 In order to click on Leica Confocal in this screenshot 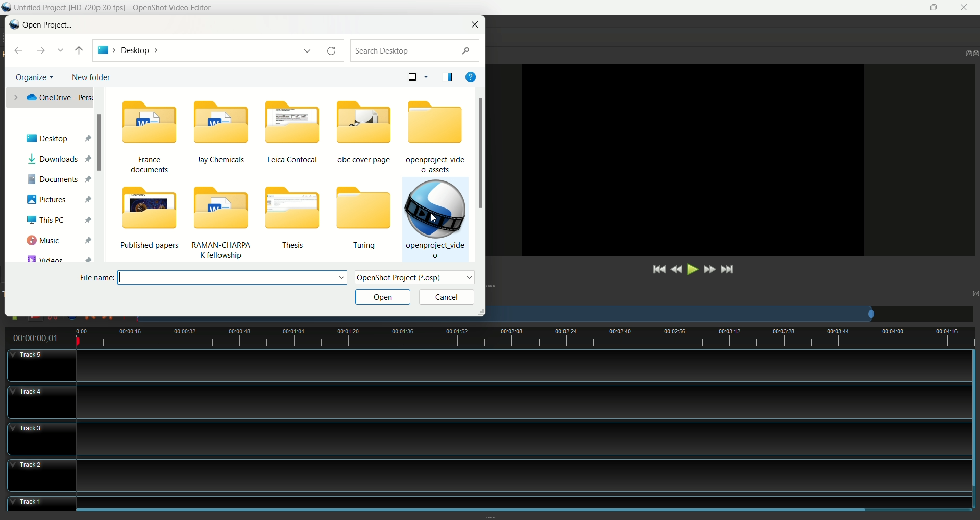, I will do `click(292, 132)`.